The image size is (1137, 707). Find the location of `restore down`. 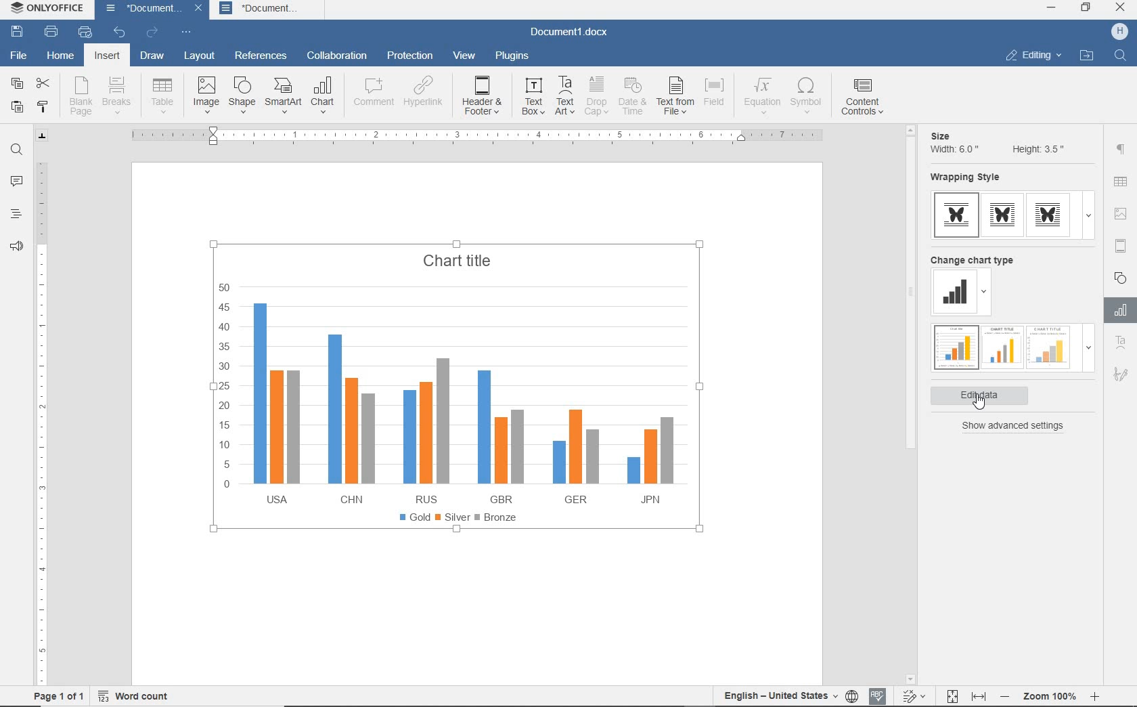

restore down is located at coordinates (1086, 9).